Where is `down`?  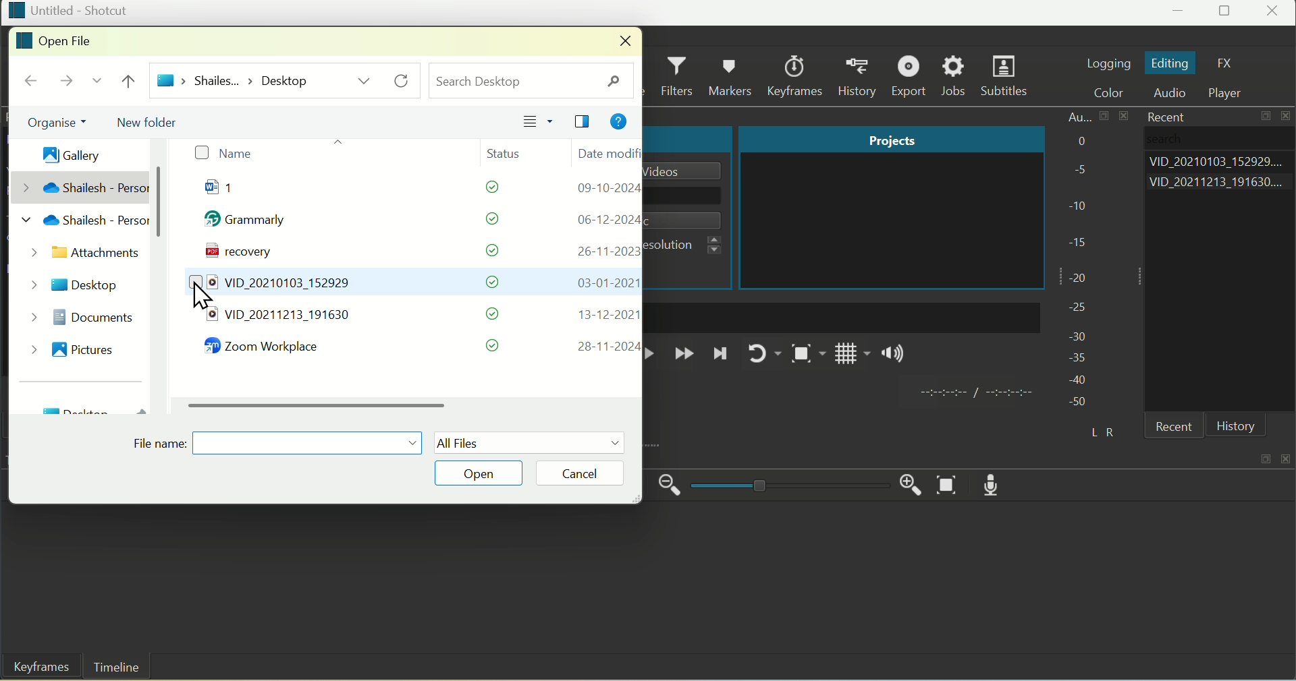 down is located at coordinates (95, 84).